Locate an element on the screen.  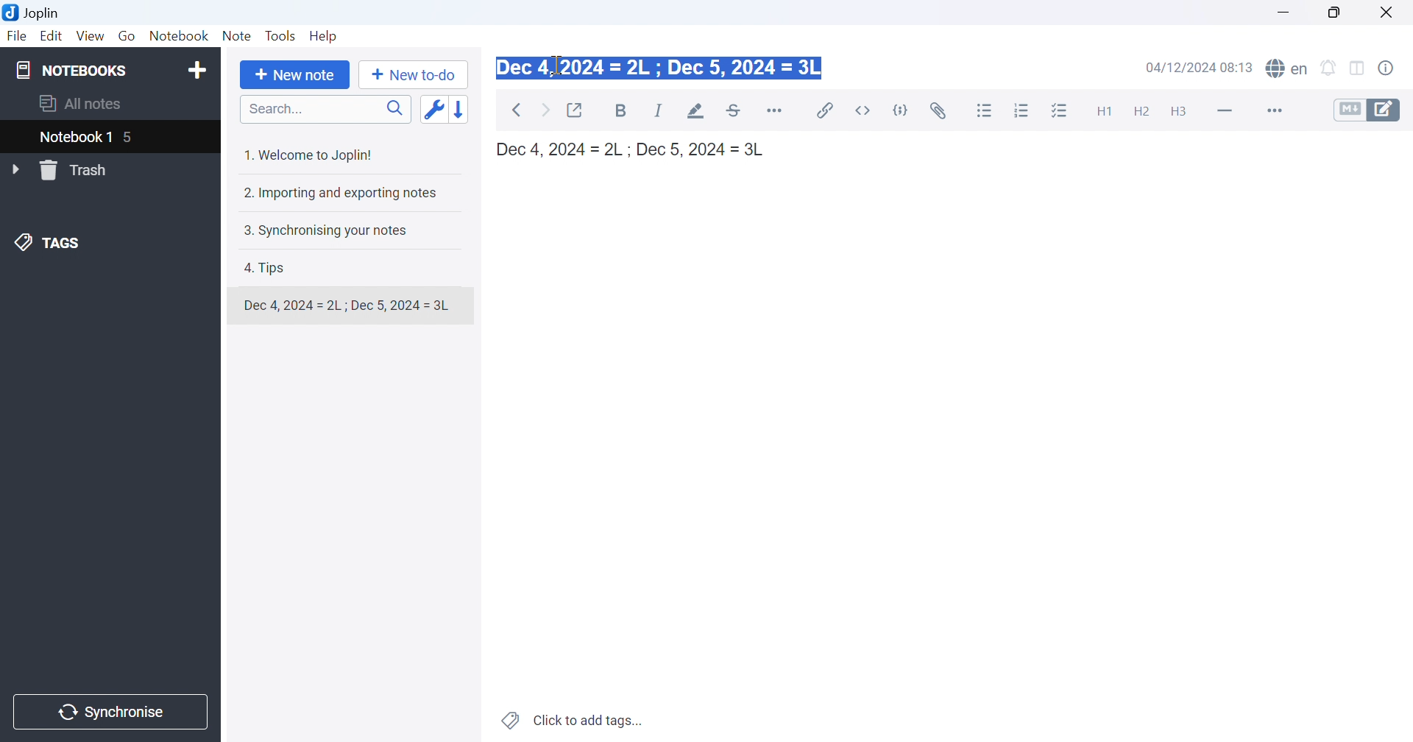
cursor is located at coordinates (558, 64).